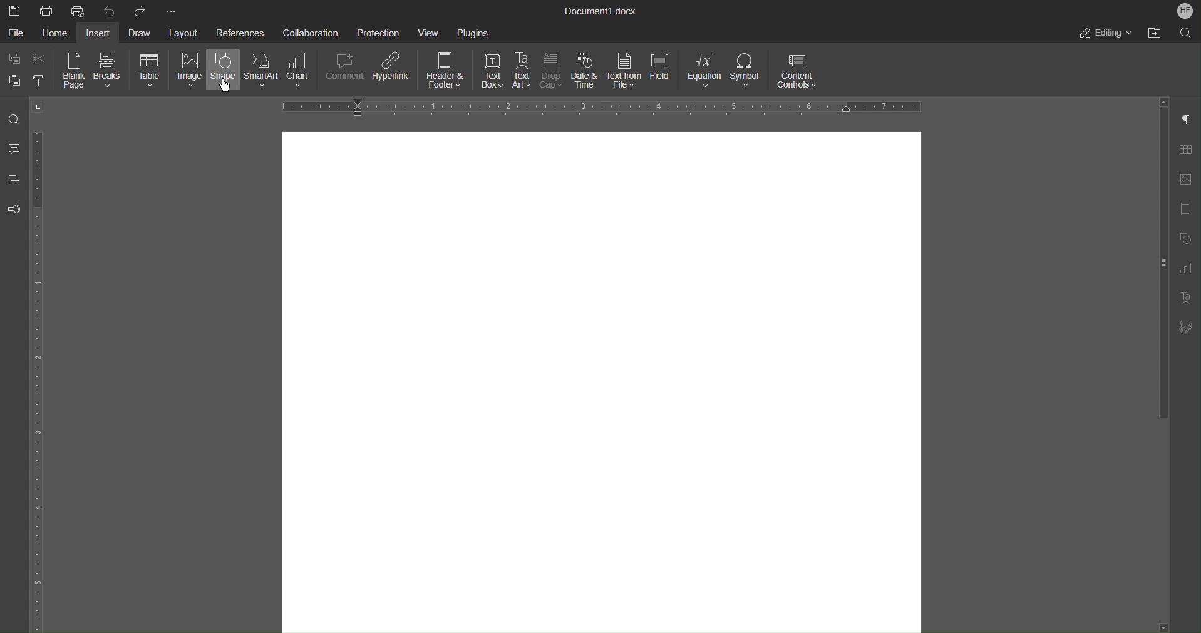 Image resolution: width=1201 pixels, height=633 pixels. What do you see at coordinates (263, 71) in the screenshot?
I see `SmartArt` at bounding box center [263, 71].